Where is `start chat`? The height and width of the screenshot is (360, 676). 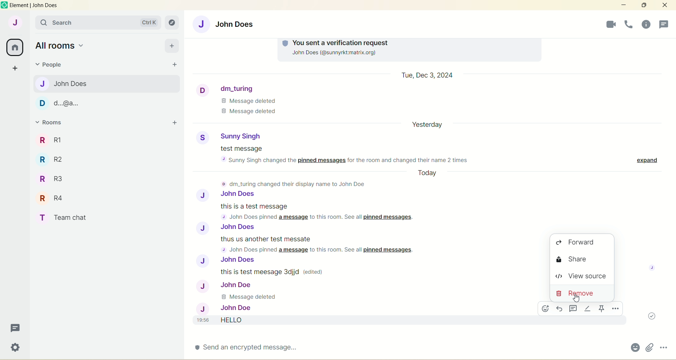
start chat is located at coordinates (175, 64).